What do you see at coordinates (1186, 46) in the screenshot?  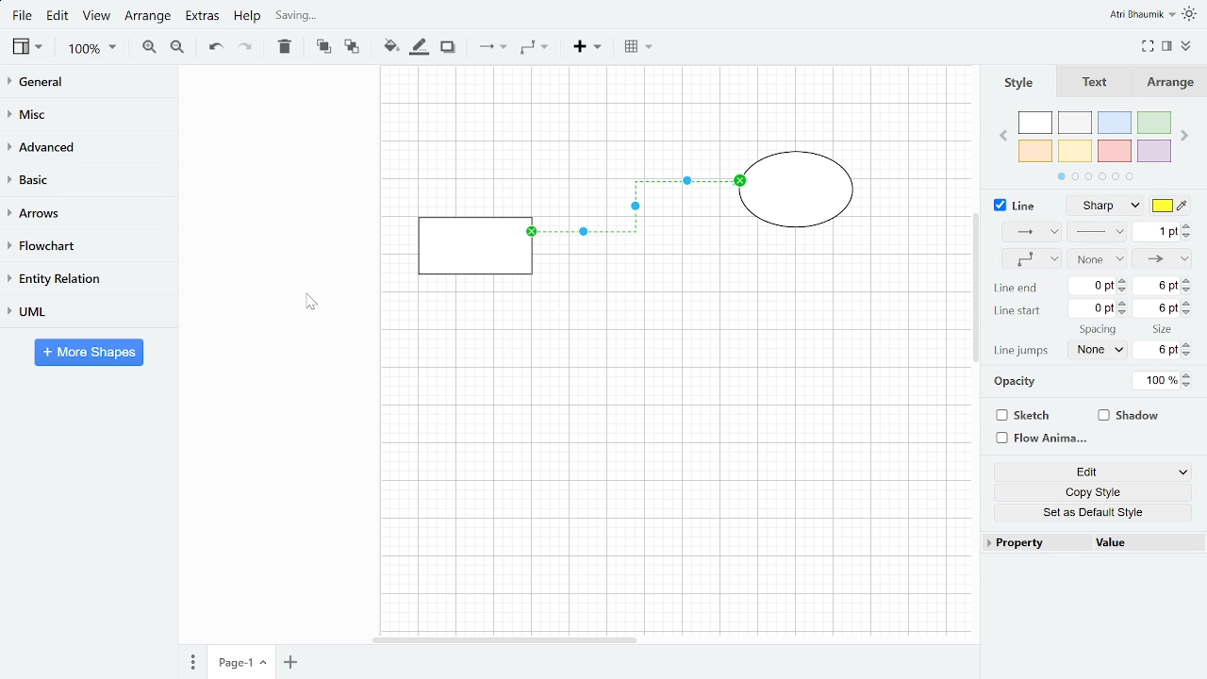 I see `Collapse` at bounding box center [1186, 46].